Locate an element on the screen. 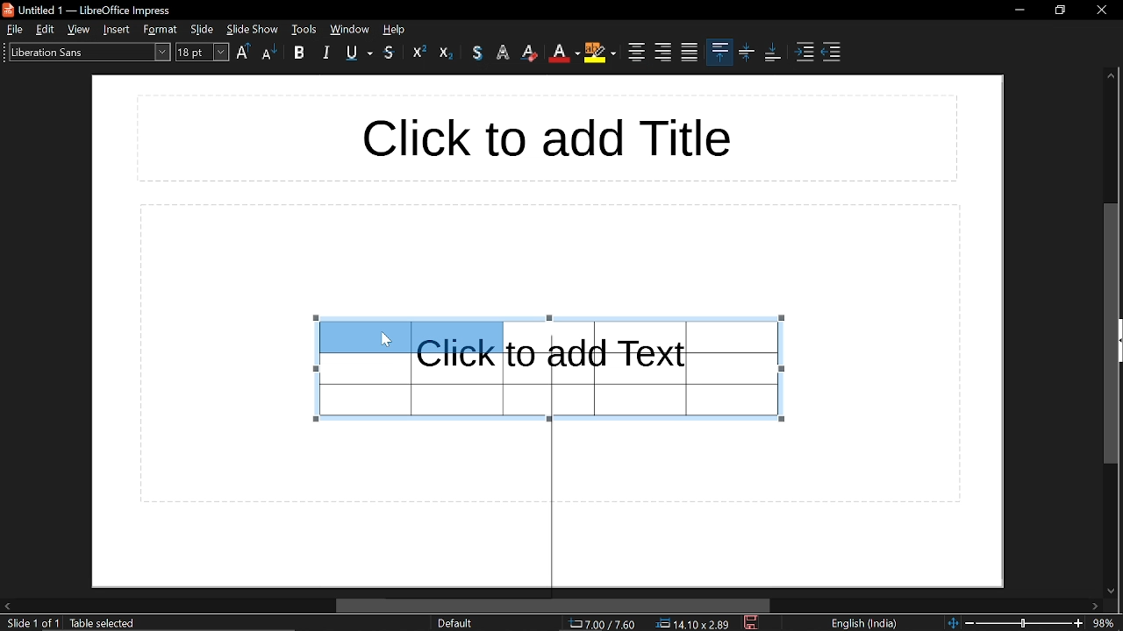  move up is located at coordinates (1111, 78).